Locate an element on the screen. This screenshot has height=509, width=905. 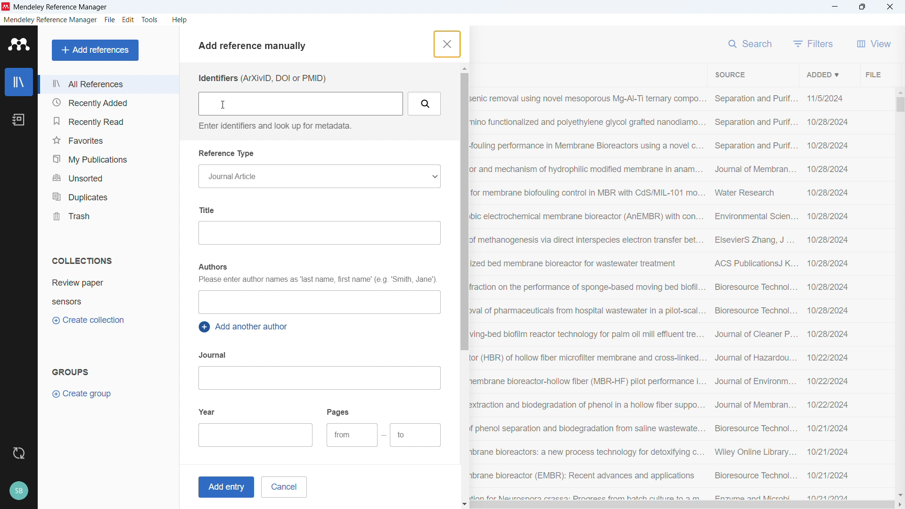
Date of addition of individual entries  is located at coordinates (828, 296).